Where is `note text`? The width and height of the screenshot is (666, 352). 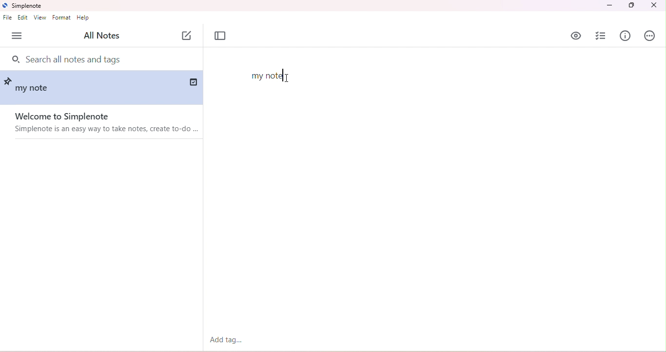
note text is located at coordinates (268, 77).